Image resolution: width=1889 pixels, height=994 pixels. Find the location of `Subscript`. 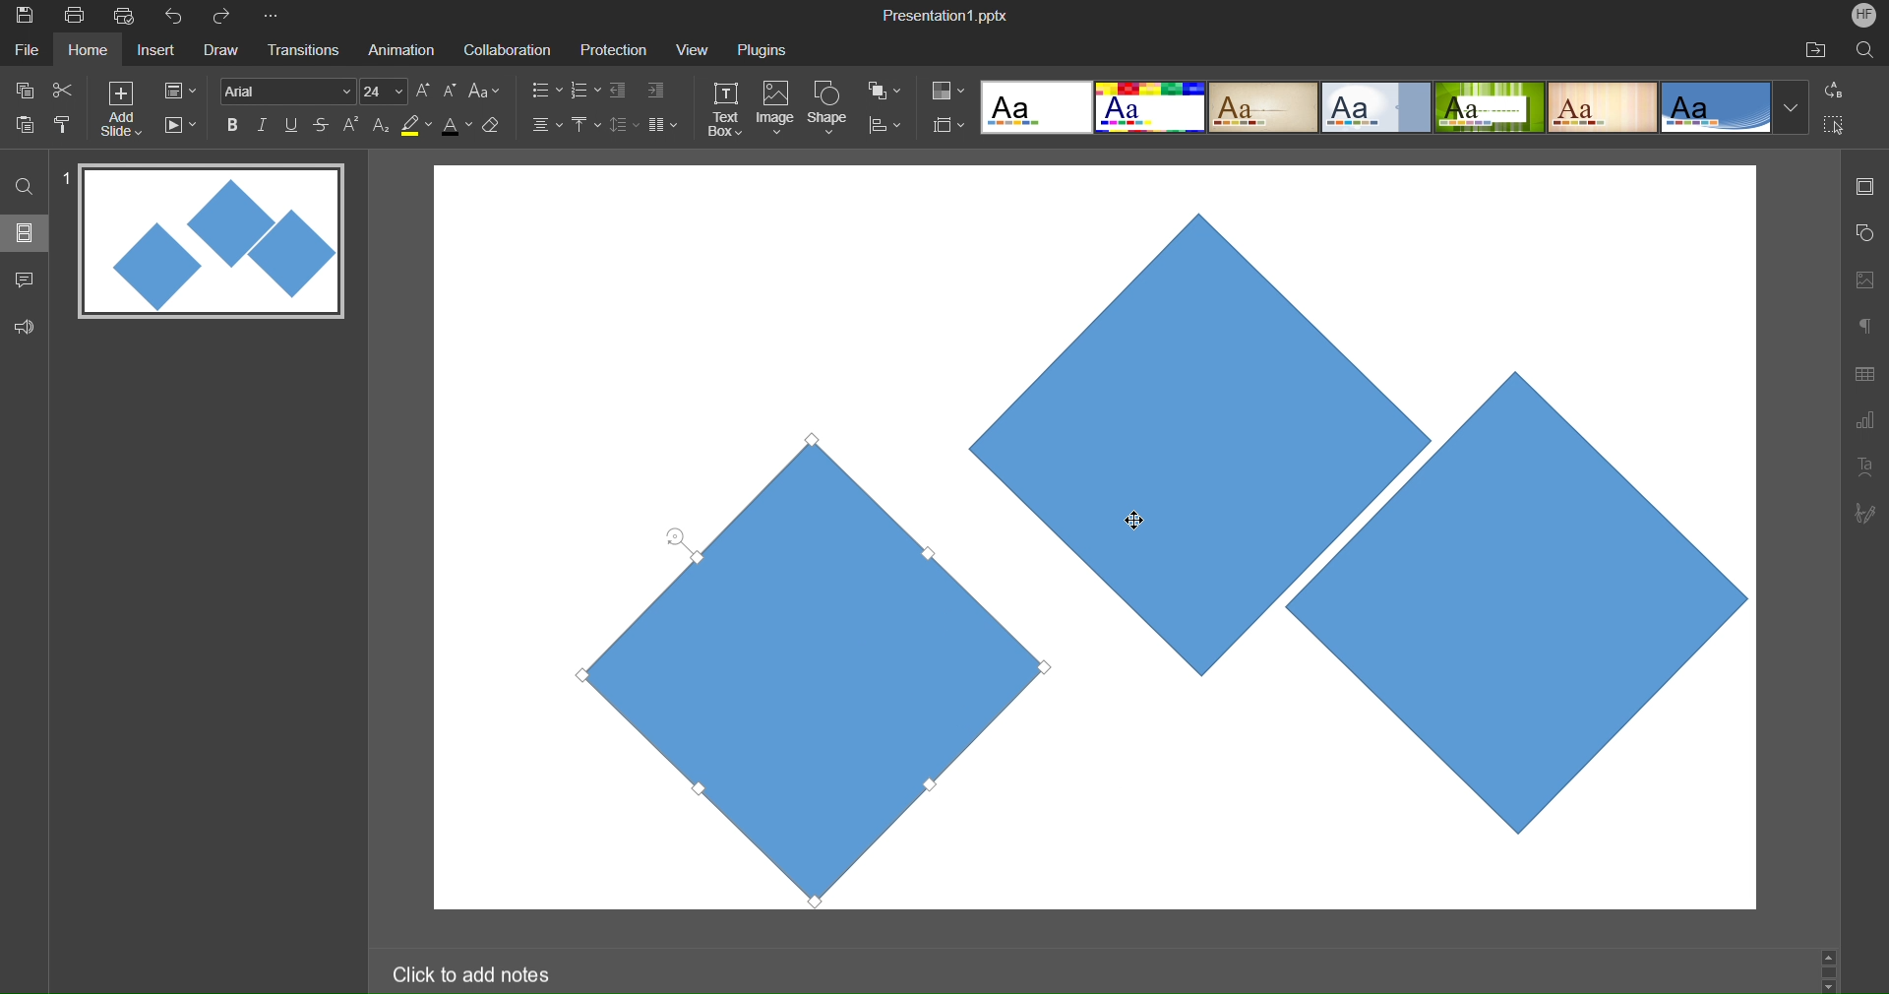

Subscript is located at coordinates (383, 124).